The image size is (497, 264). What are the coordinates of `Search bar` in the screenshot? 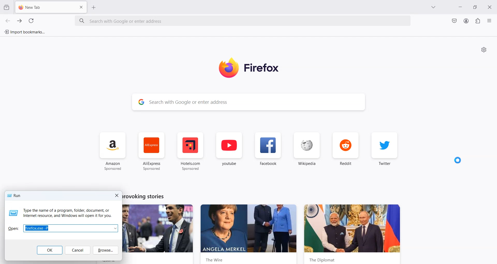 It's located at (243, 21).